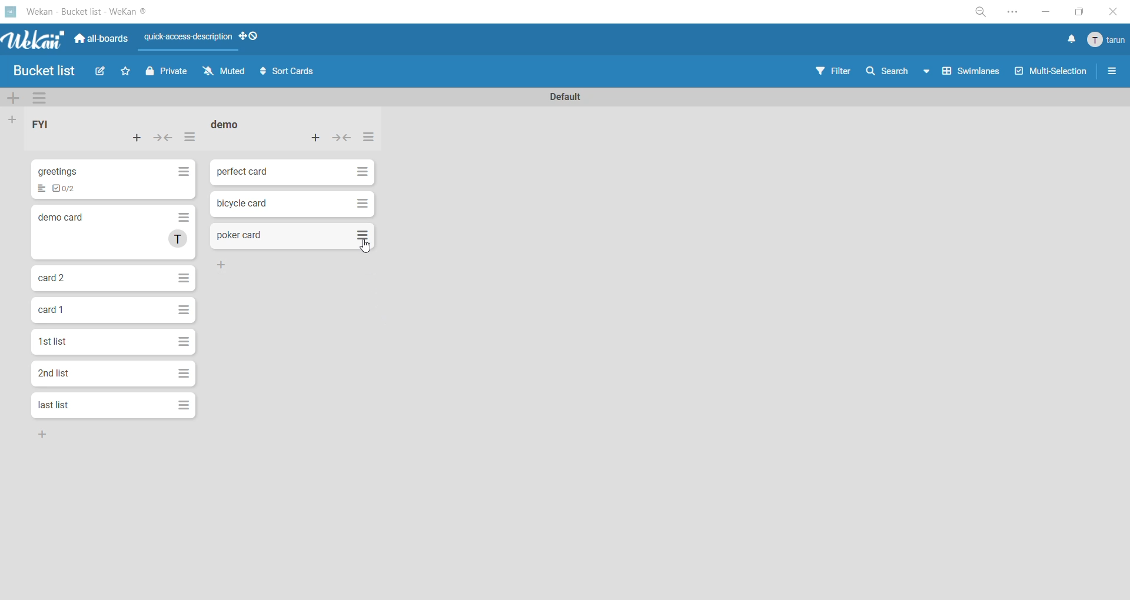 Image resolution: width=1130 pixels, height=600 pixels. What do you see at coordinates (1104, 41) in the screenshot?
I see `menu` at bounding box center [1104, 41].